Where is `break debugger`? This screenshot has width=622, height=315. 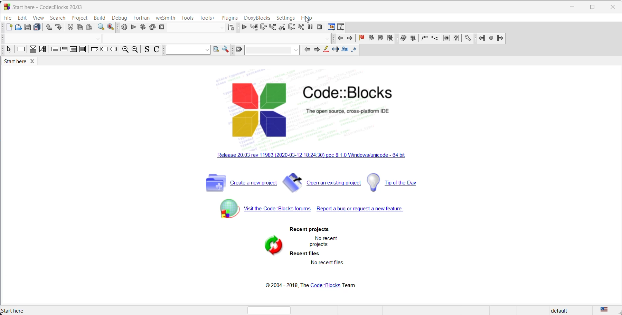
break debugger is located at coordinates (309, 27).